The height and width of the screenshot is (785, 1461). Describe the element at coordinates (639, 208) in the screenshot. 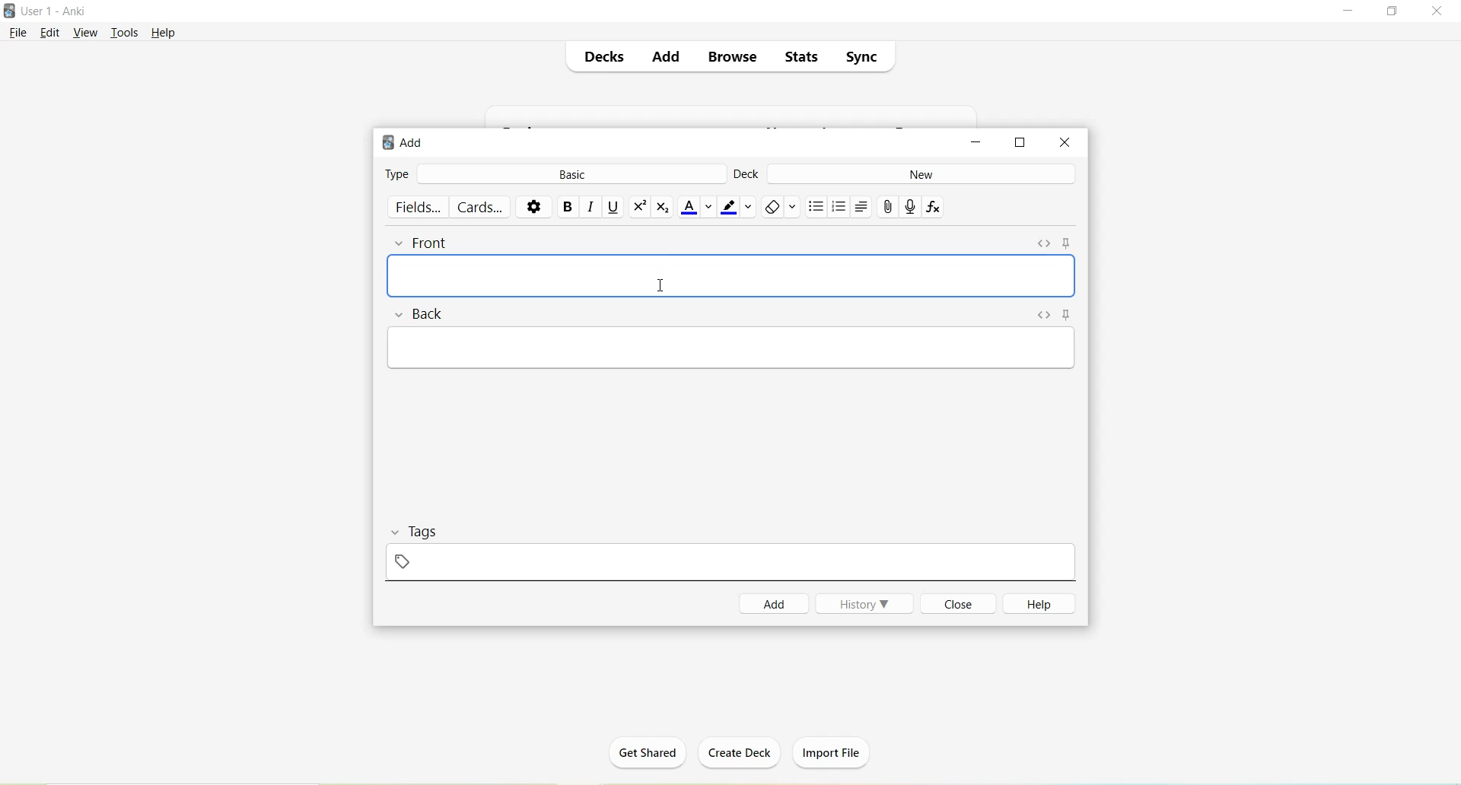

I see `Superscript` at that location.